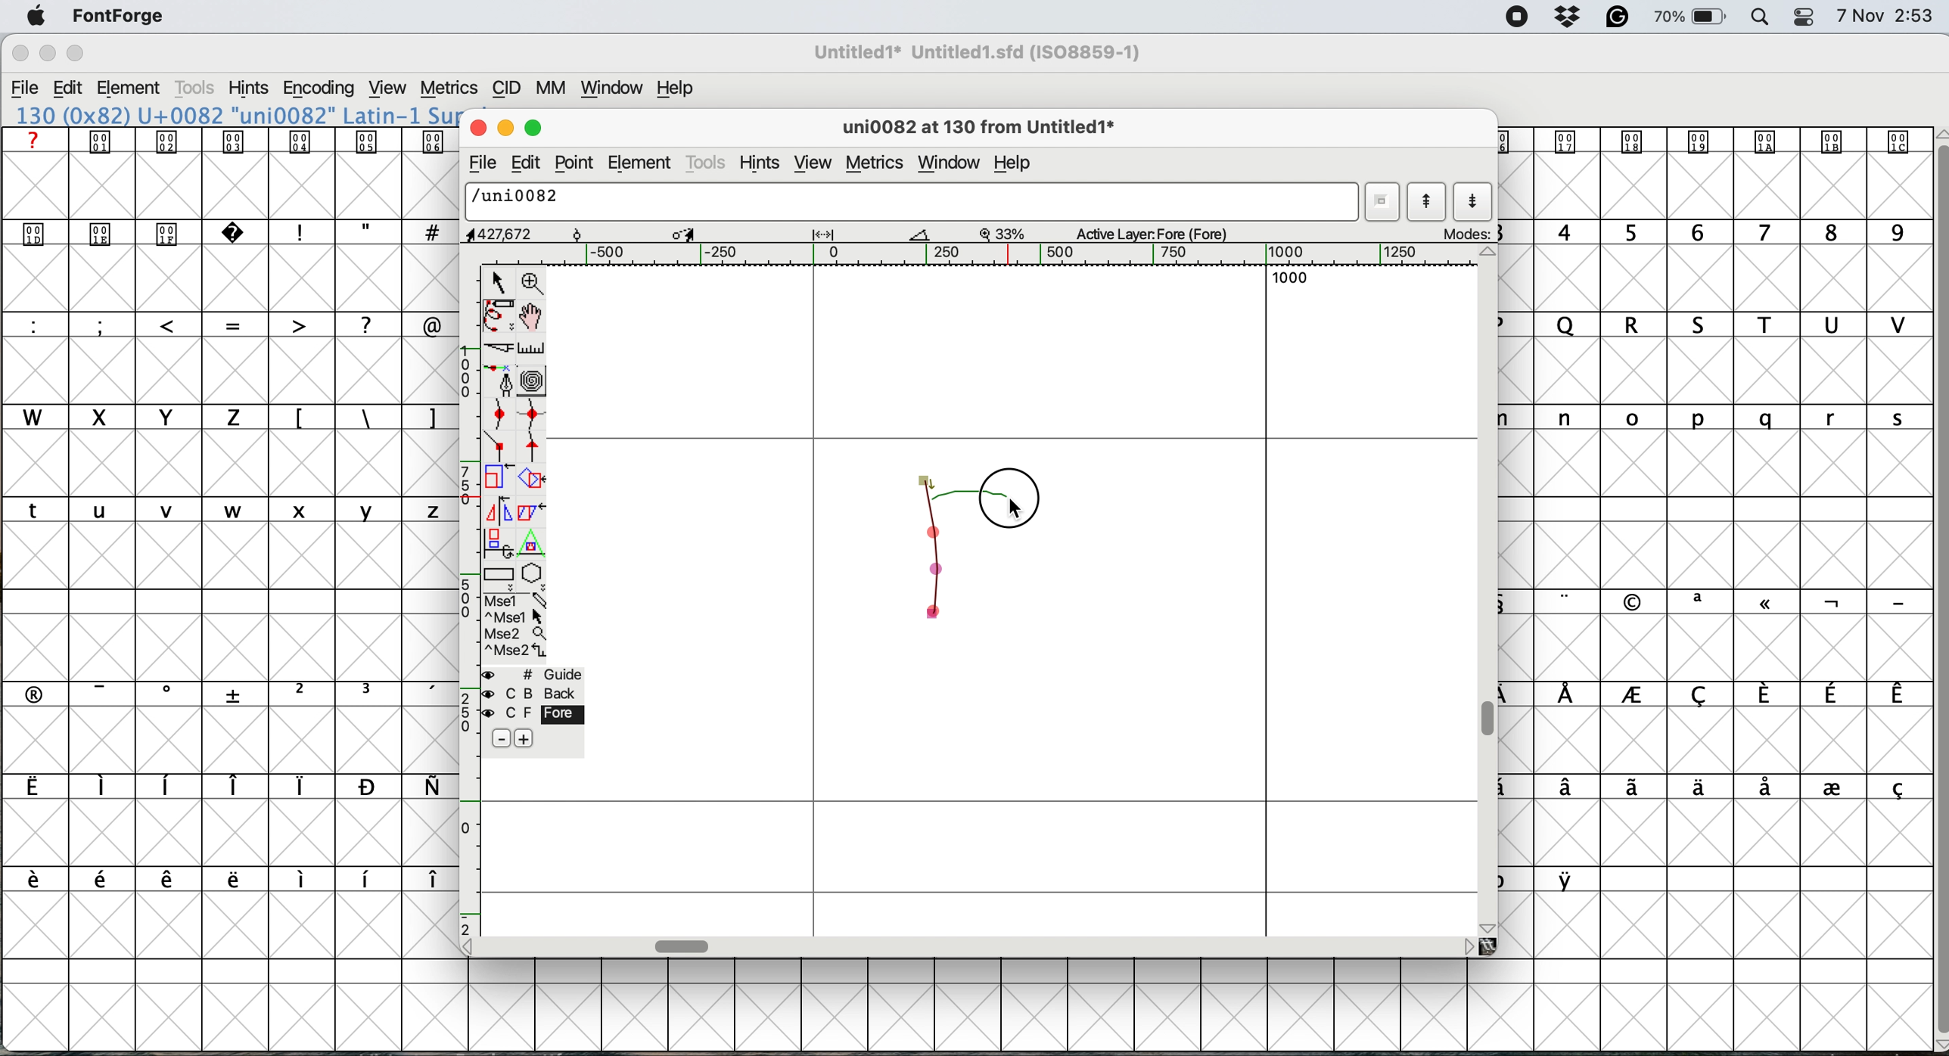 The width and height of the screenshot is (1949, 1056). I want to click on window, so click(949, 160).